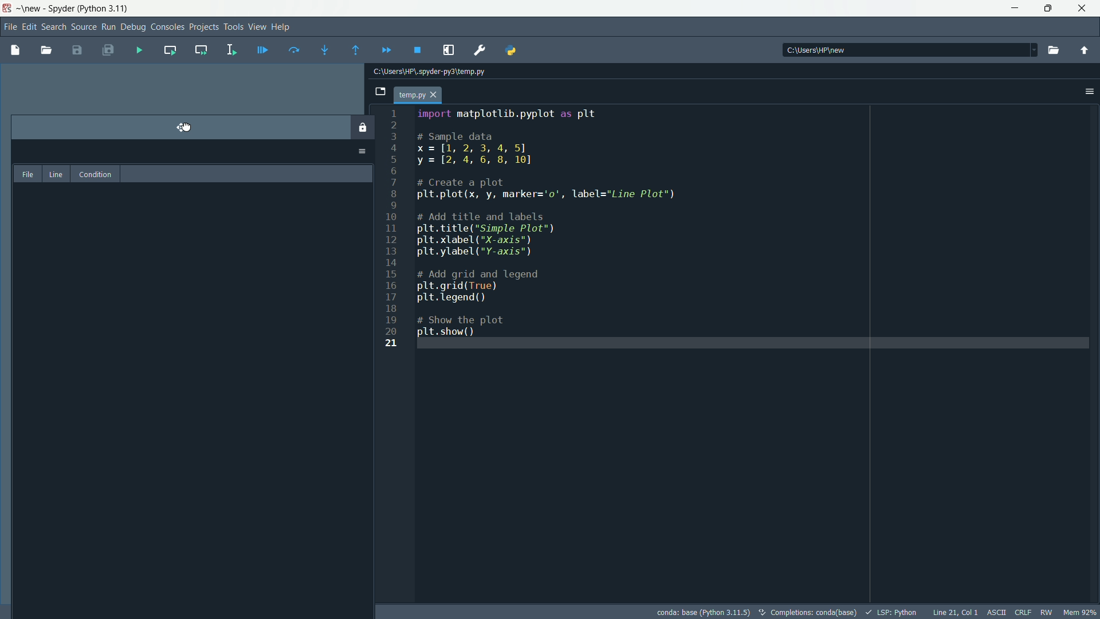  What do you see at coordinates (704, 611) in the screenshot?
I see `conda: base (Python 3.11.5)` at bounding box center [704, 611].